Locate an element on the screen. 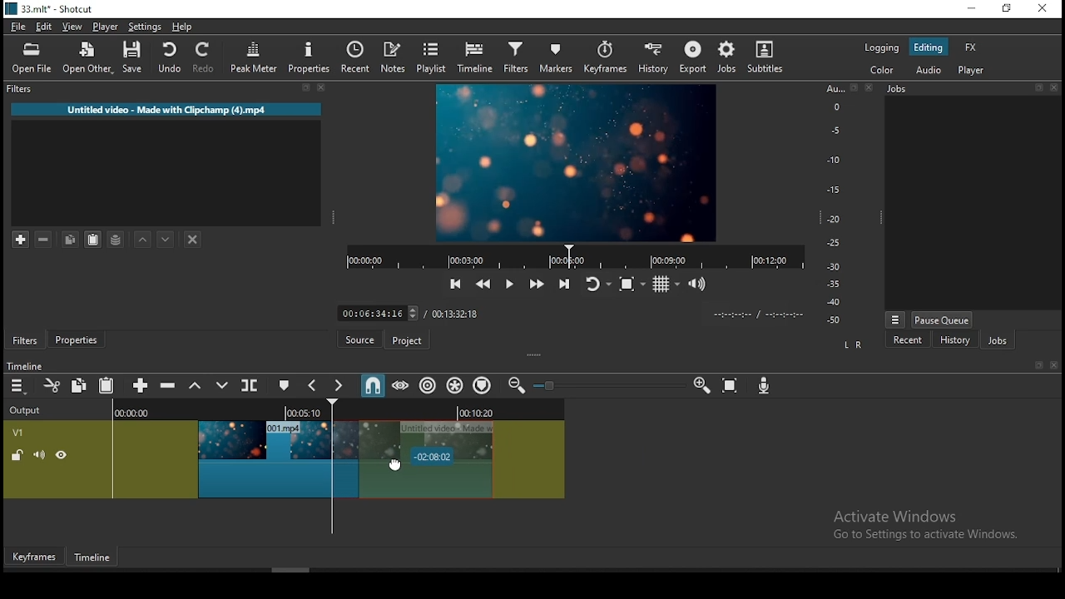 This screenshot has width=1065, height=599. Activate windows is located at coordinates (934, 524).